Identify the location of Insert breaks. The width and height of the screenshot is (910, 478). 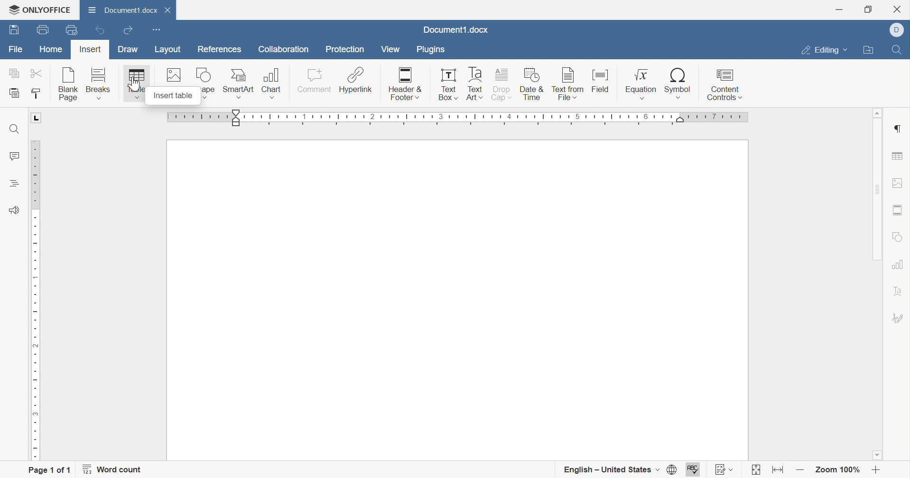
(98, 84).